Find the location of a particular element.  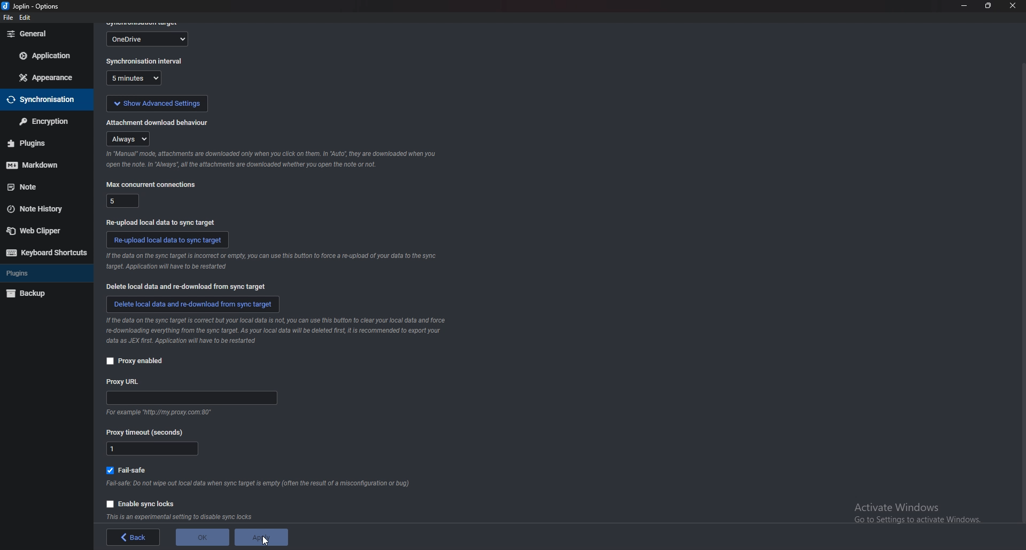

info is located at coordinates (183, 516).